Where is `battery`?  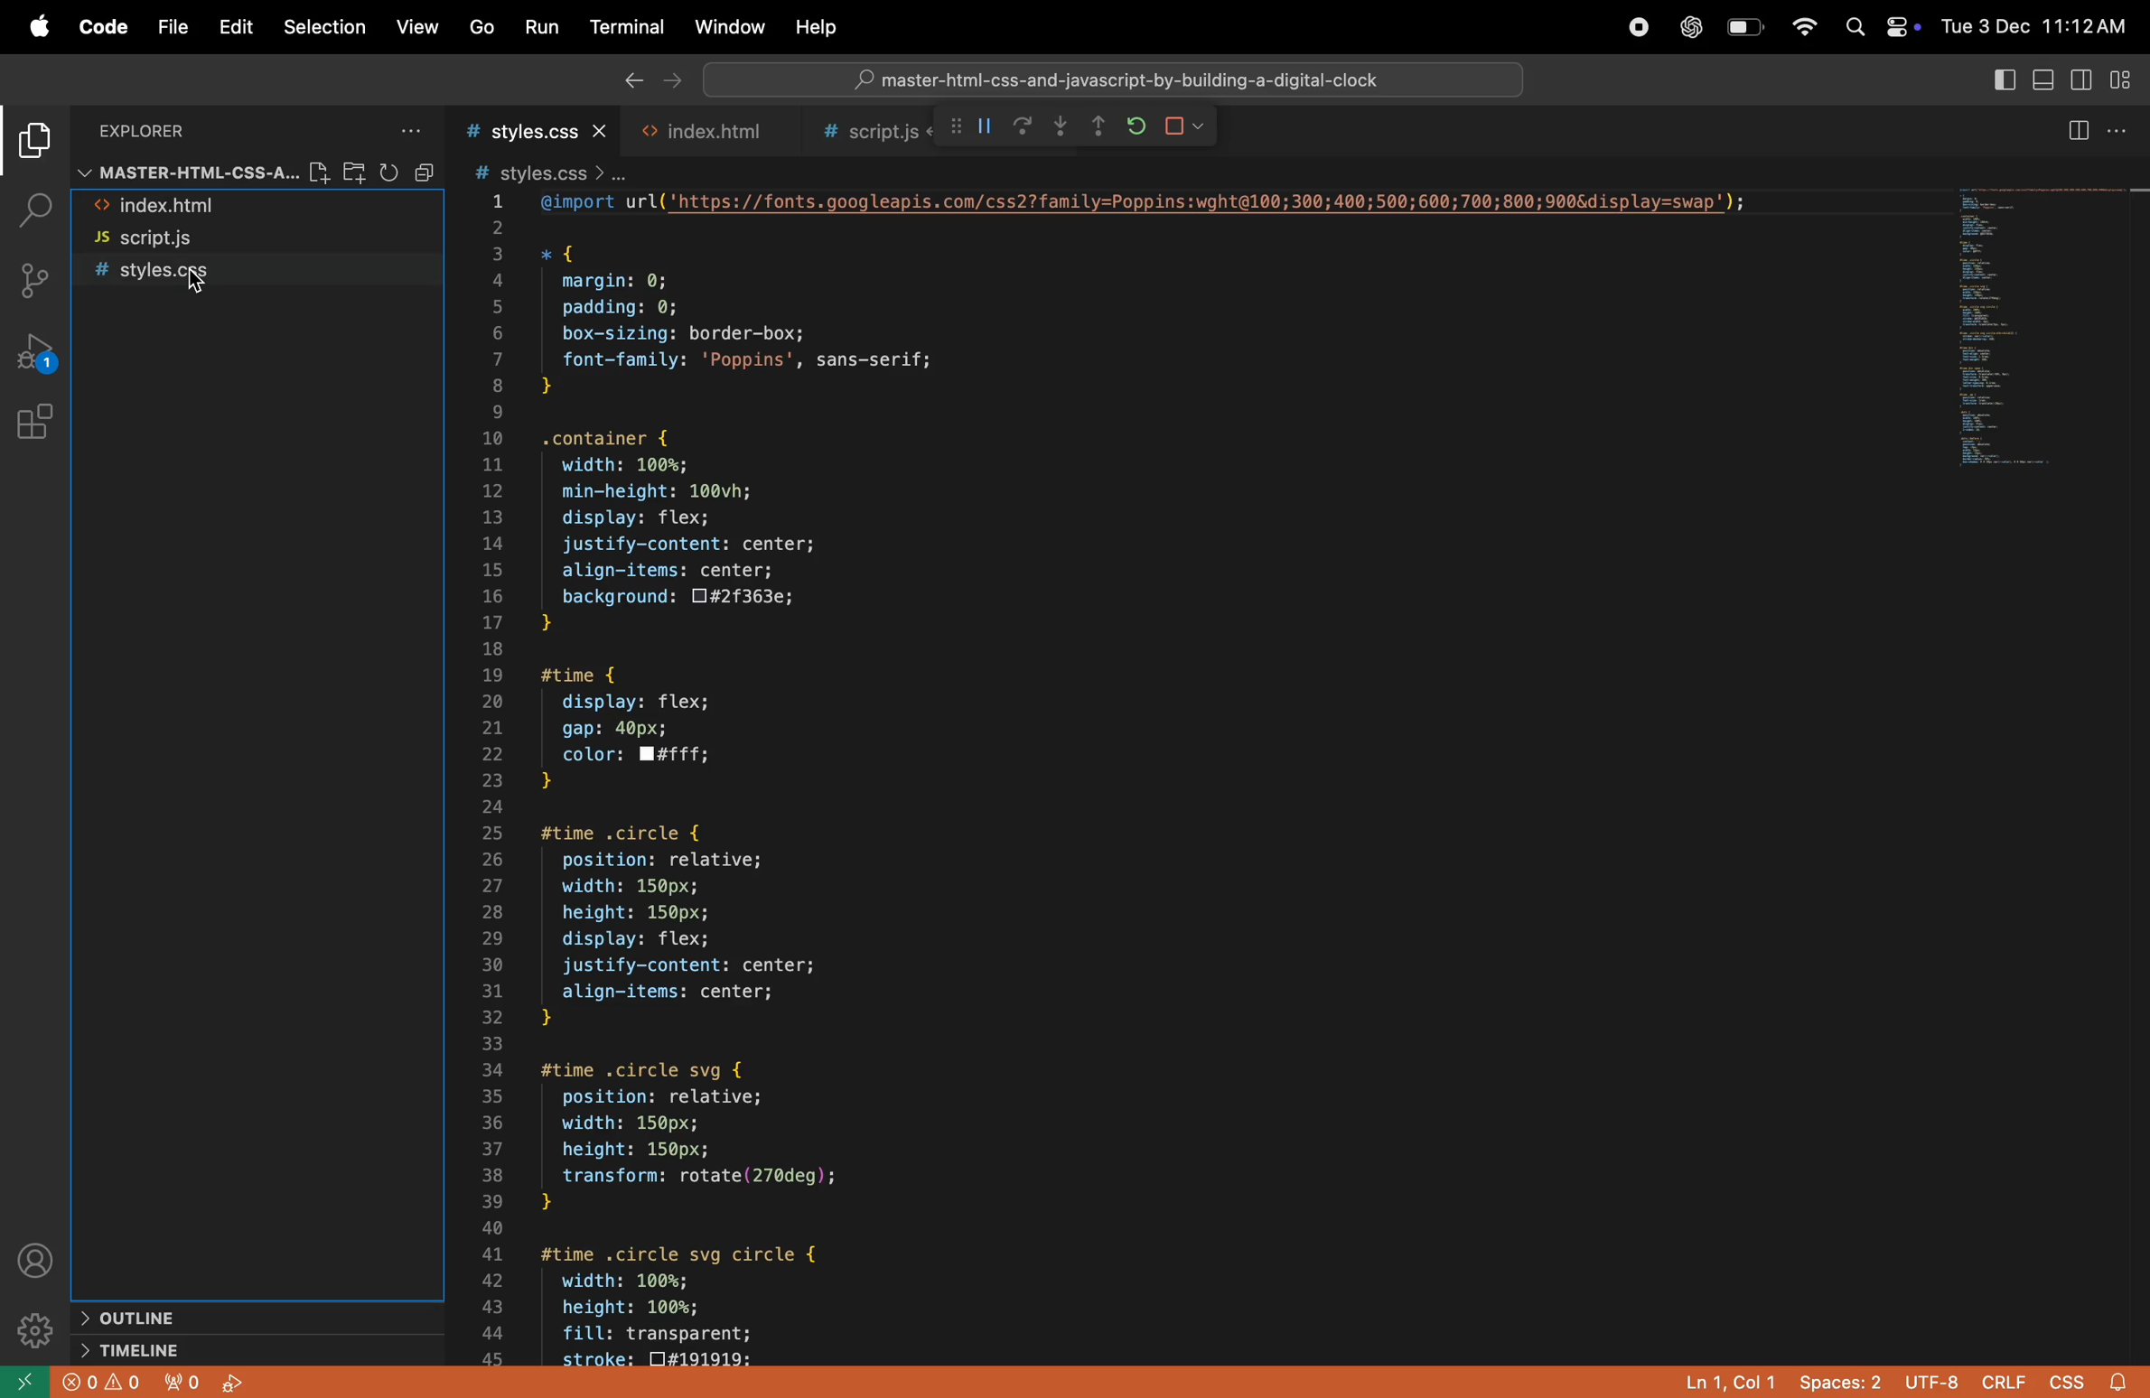 battery is located at coordinates (1742, 26).